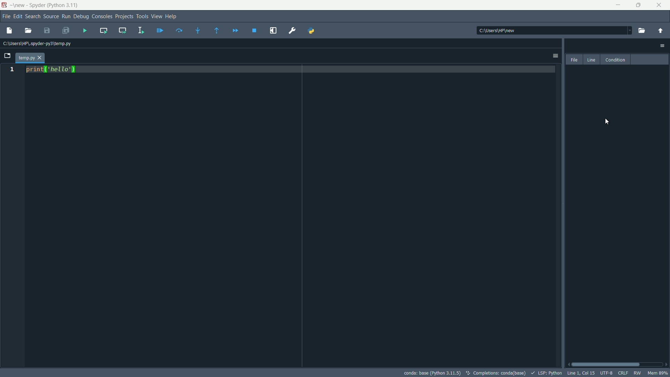 This screenshot has width=670, height=377. What do you see at coordinates (47, 30) in the screenshot?
I see `save file` at bounding box center [47, 30].